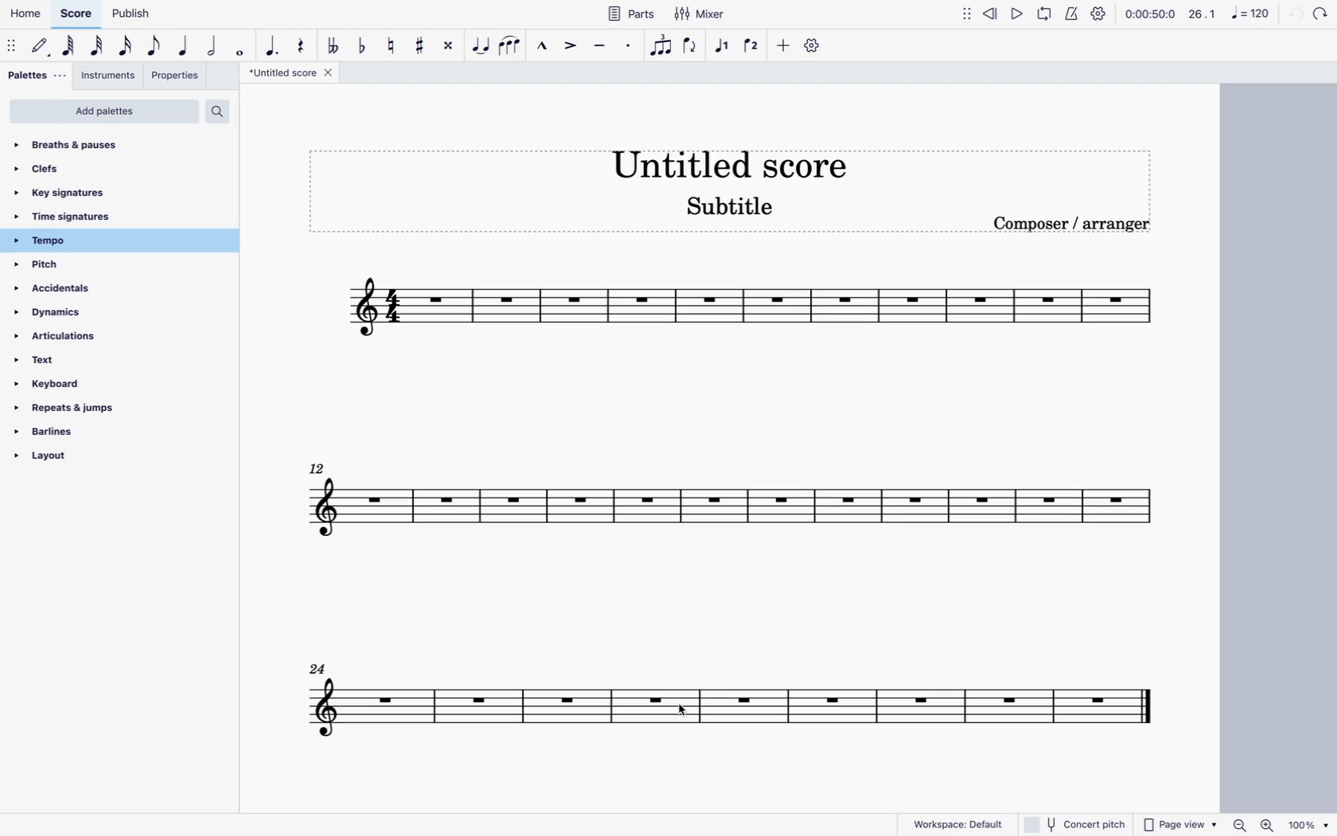 This screenshot has height=836, width=1337. What do you see at coordinates (63, 194) in the screenshot?
I see `key signatures` at bounding box center [63, 194].